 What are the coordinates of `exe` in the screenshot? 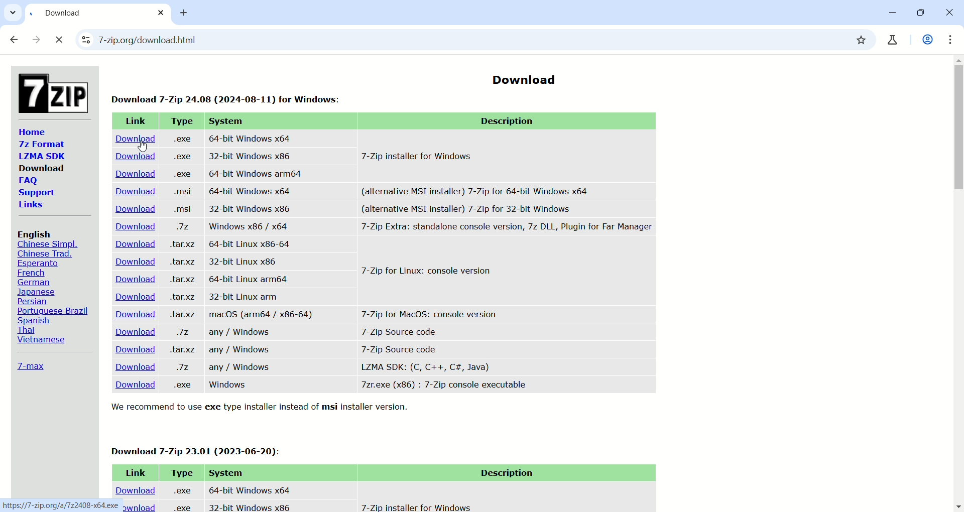 It's located at (183, 175).